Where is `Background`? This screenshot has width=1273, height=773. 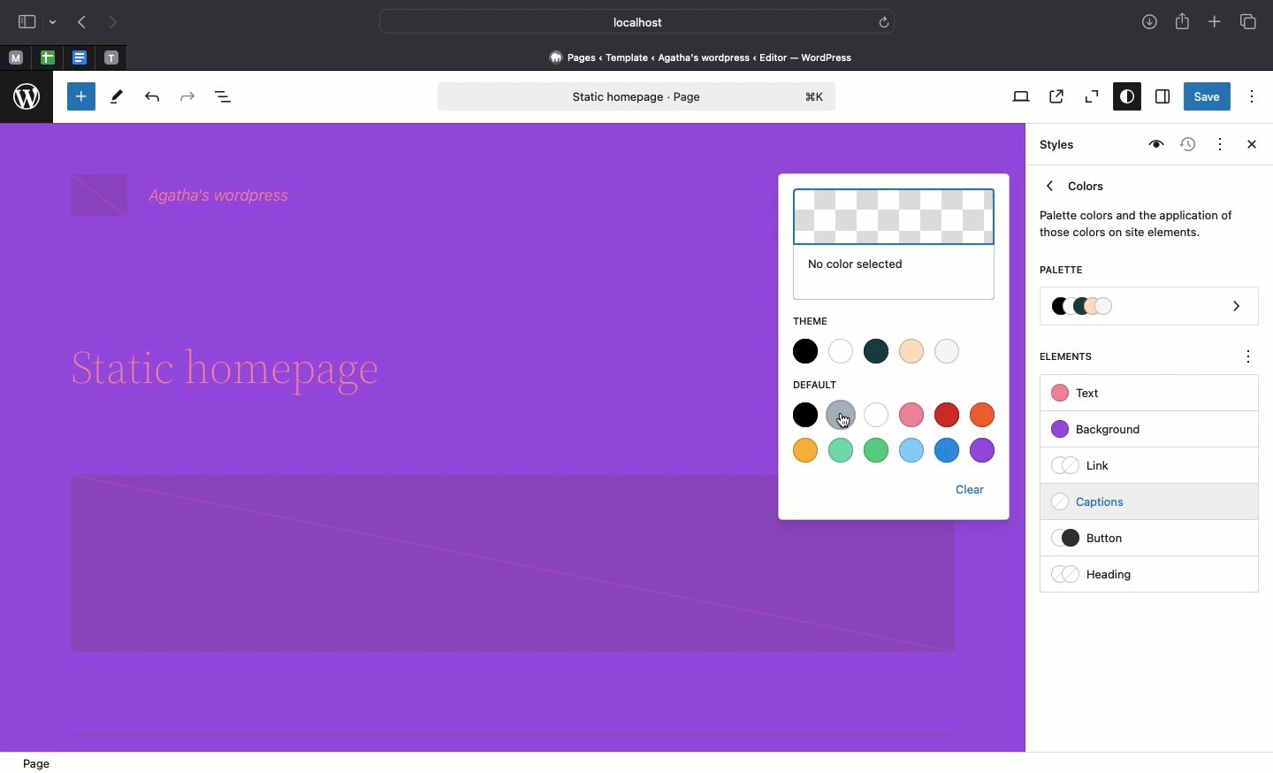 Background is located at coordinates (1105, 430).